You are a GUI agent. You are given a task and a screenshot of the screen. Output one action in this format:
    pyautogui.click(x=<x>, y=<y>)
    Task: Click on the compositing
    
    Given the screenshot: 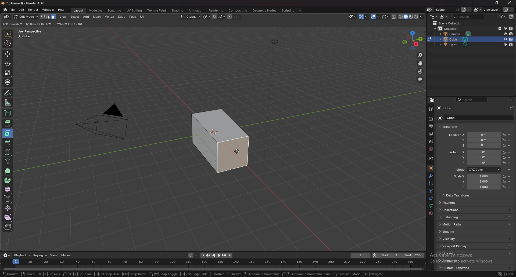 What is the action you would take?
    pyautogui.click(x=238, y=10)
    